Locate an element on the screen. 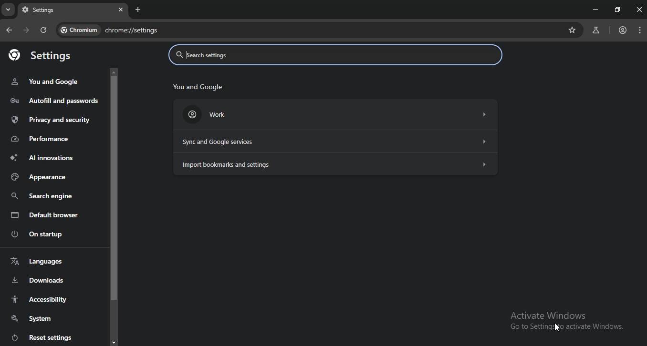 Image resolution: width=647 pixels, height=346 pixels. customize and control chromium is located at coordinates (640, 31).